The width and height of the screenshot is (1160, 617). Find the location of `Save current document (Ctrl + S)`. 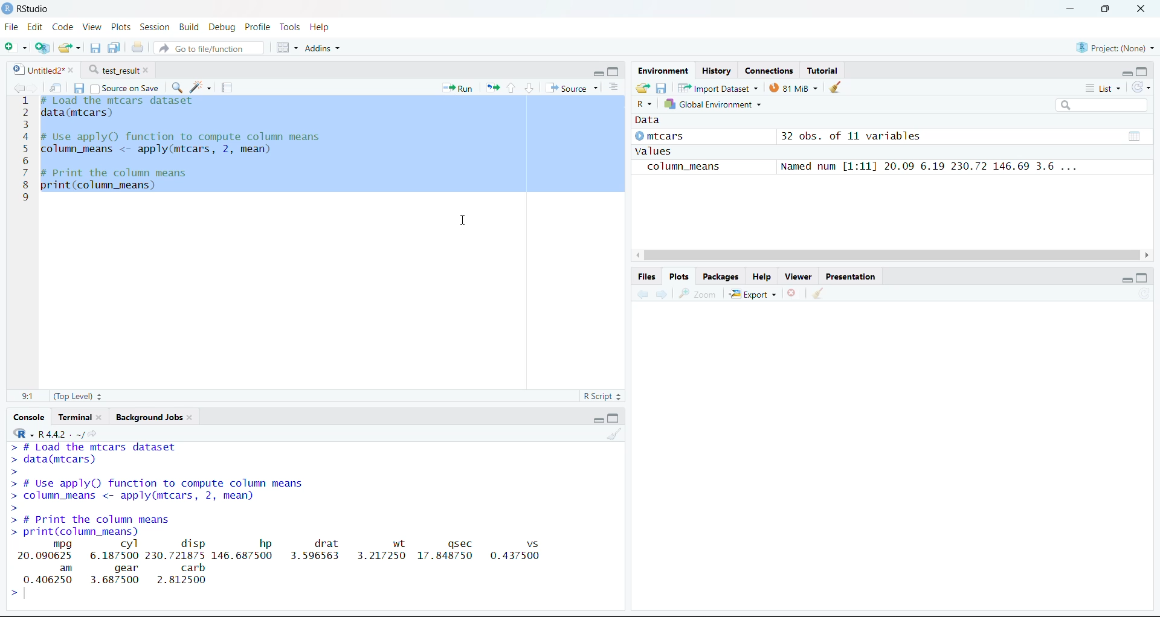

Save current document (Ctrl + S) is located at coordinates (97, 46).